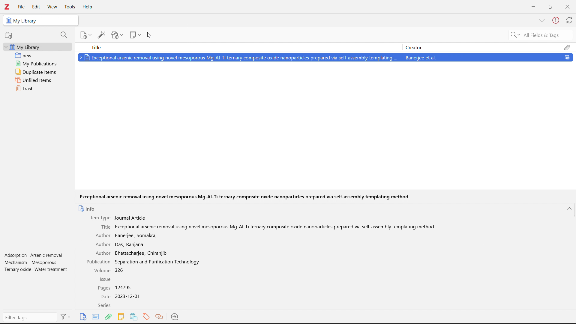 The width and height of the screenshot is (576, 324). Describe the element at coordinates (244, 197) in the screenshot. I see `Exceptional arsenic removal using novel mesoporous Mg-Al-Ti ternary composite oxide nanoparticles prepared via self-assembly templating method` at that location.